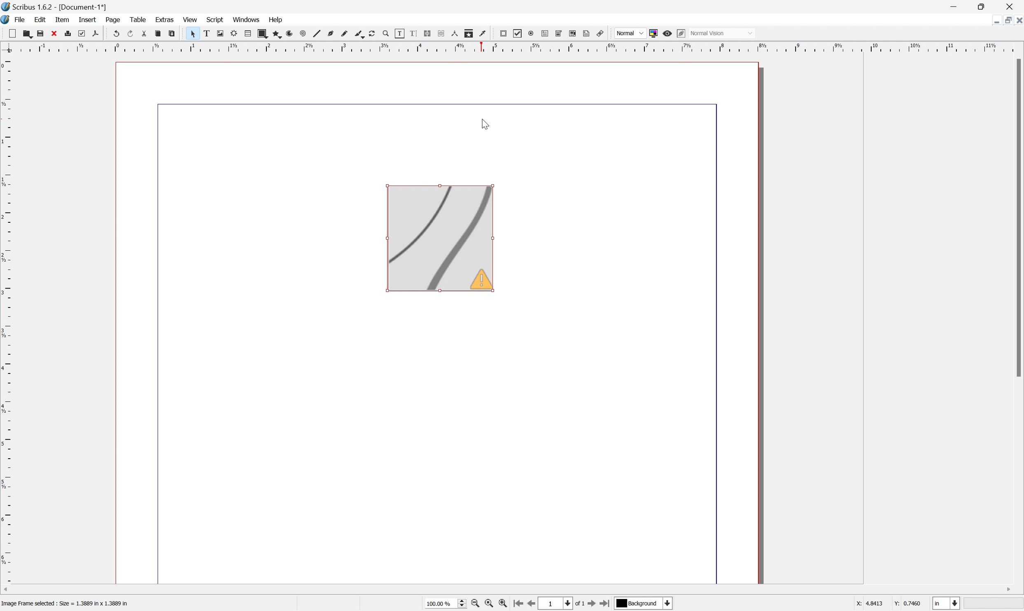 The height and width of the screenshot is (611, 1024). Describe the element at coordinates (362, 34) in the screenshot. I see `Calligraphic line` at that location.